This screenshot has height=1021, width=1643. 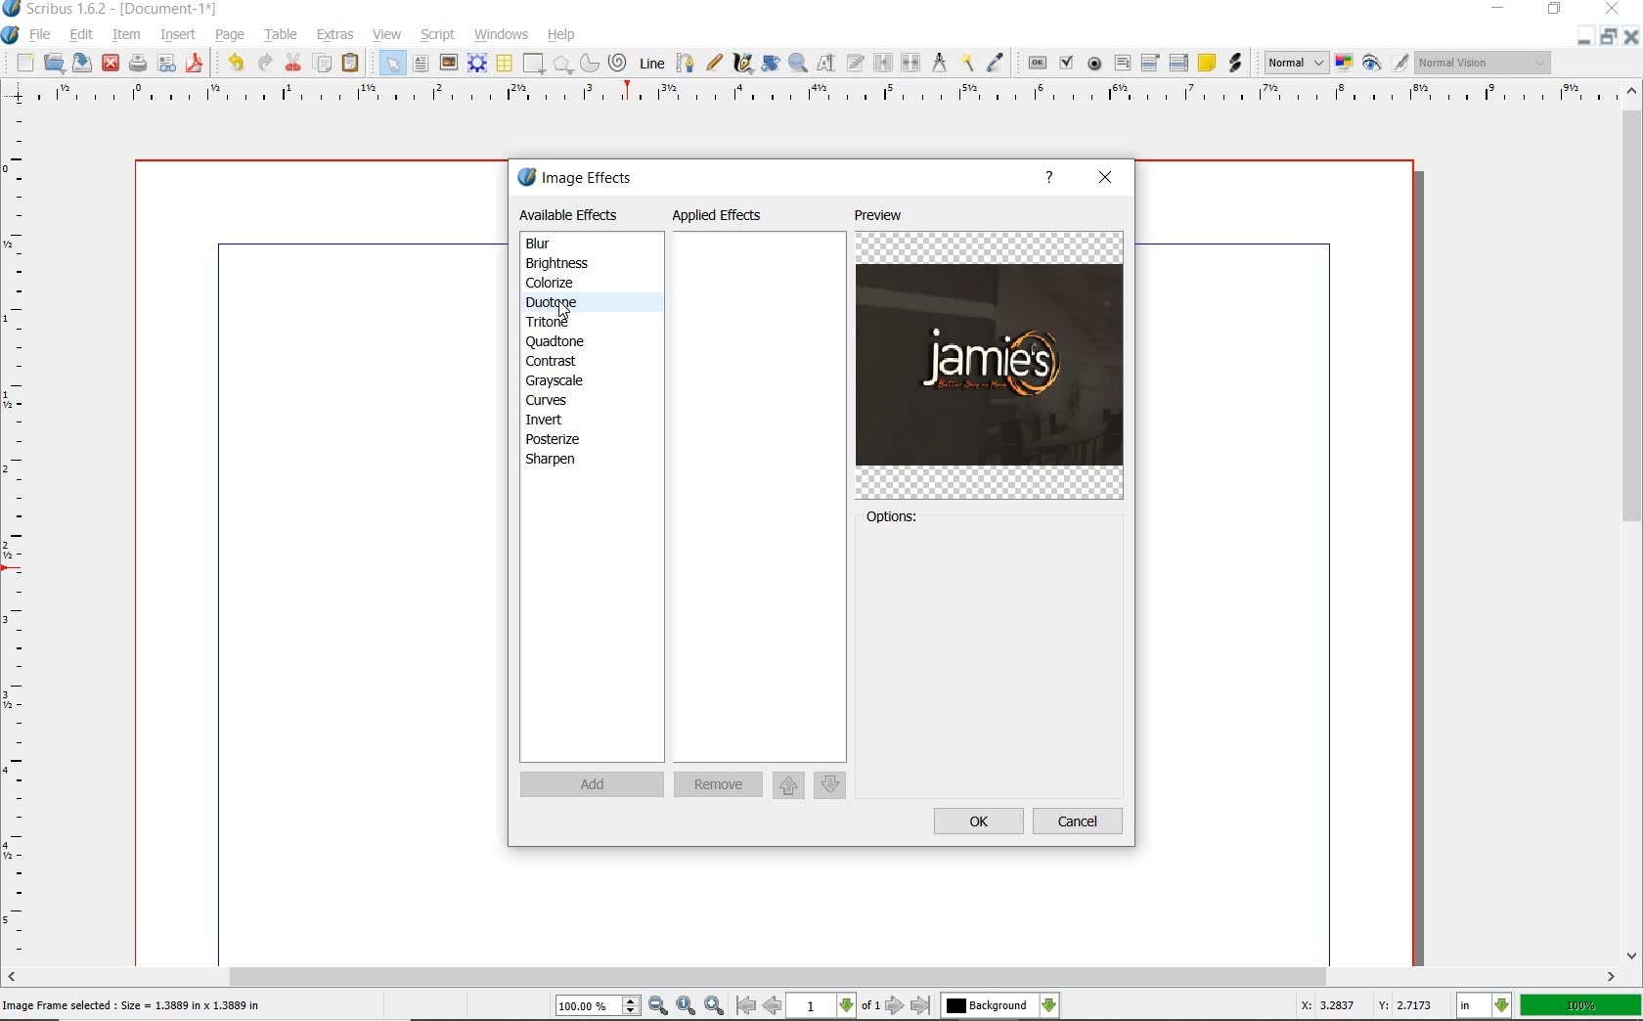 I want to click on pdf radio button, so click(x=1096, y=64).